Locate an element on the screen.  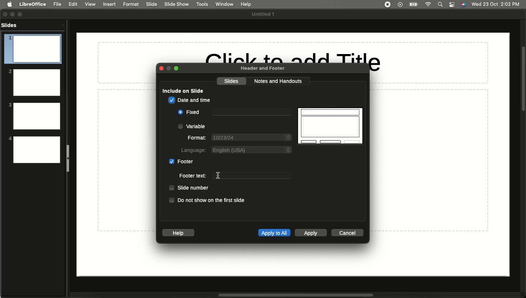
Apple logo is located at coordinates (10, 4).